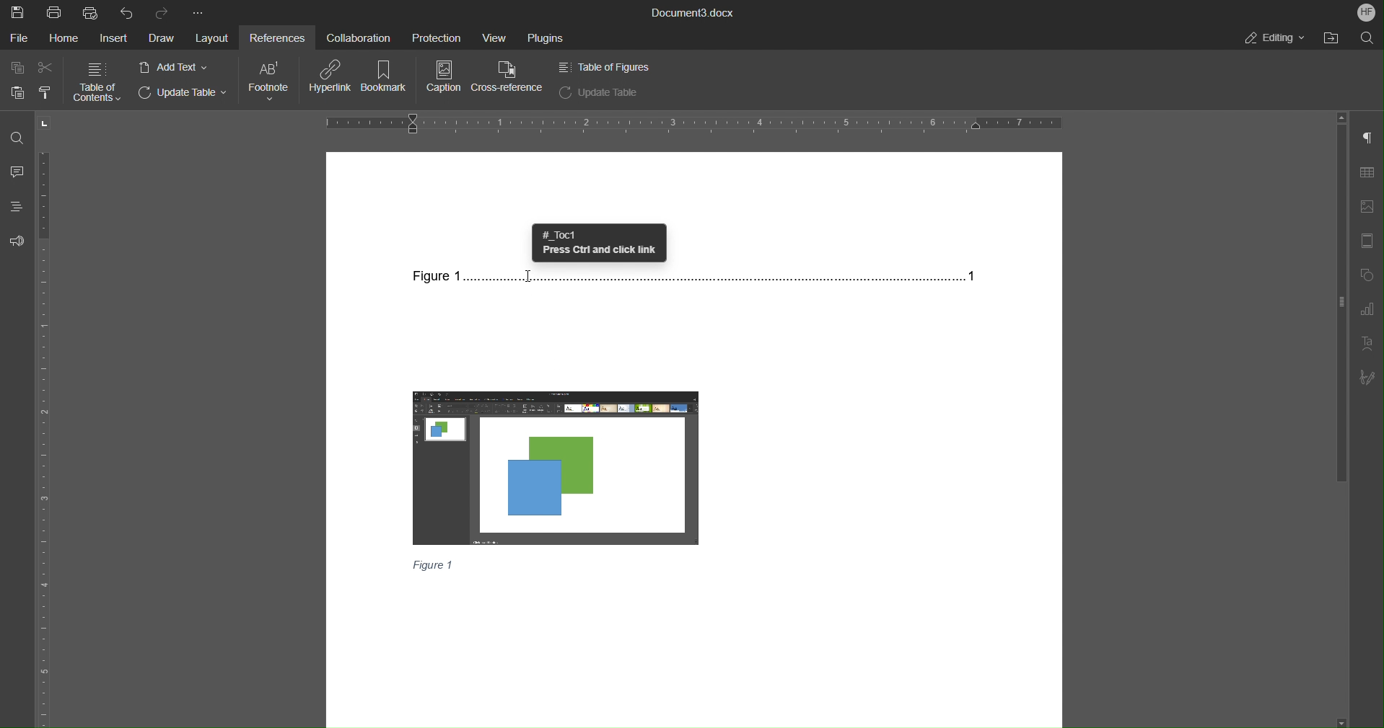 The image size is (1384, 728). What do you see at coordinates (45, 92) in the screenshot?
I see `Copy Style` at bounding box center [45, 92].